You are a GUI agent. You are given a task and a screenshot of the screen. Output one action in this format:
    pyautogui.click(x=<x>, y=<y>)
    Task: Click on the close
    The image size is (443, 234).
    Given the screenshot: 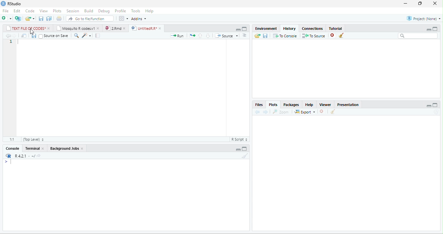 What is the action you would take?
    pyautogui.click(x=82, y=149)
    